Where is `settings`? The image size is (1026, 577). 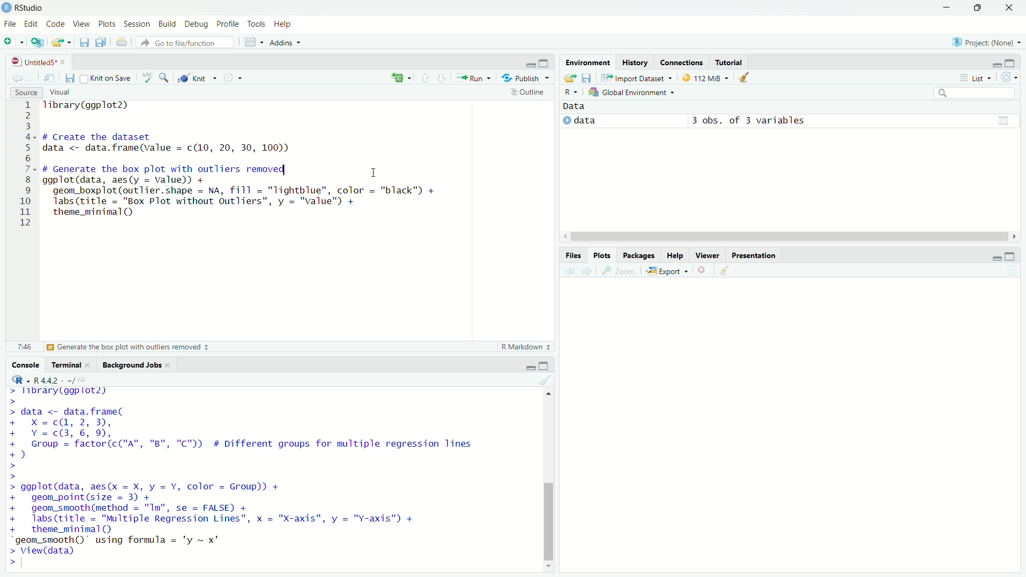
settings is located at coordinates (227, 78).